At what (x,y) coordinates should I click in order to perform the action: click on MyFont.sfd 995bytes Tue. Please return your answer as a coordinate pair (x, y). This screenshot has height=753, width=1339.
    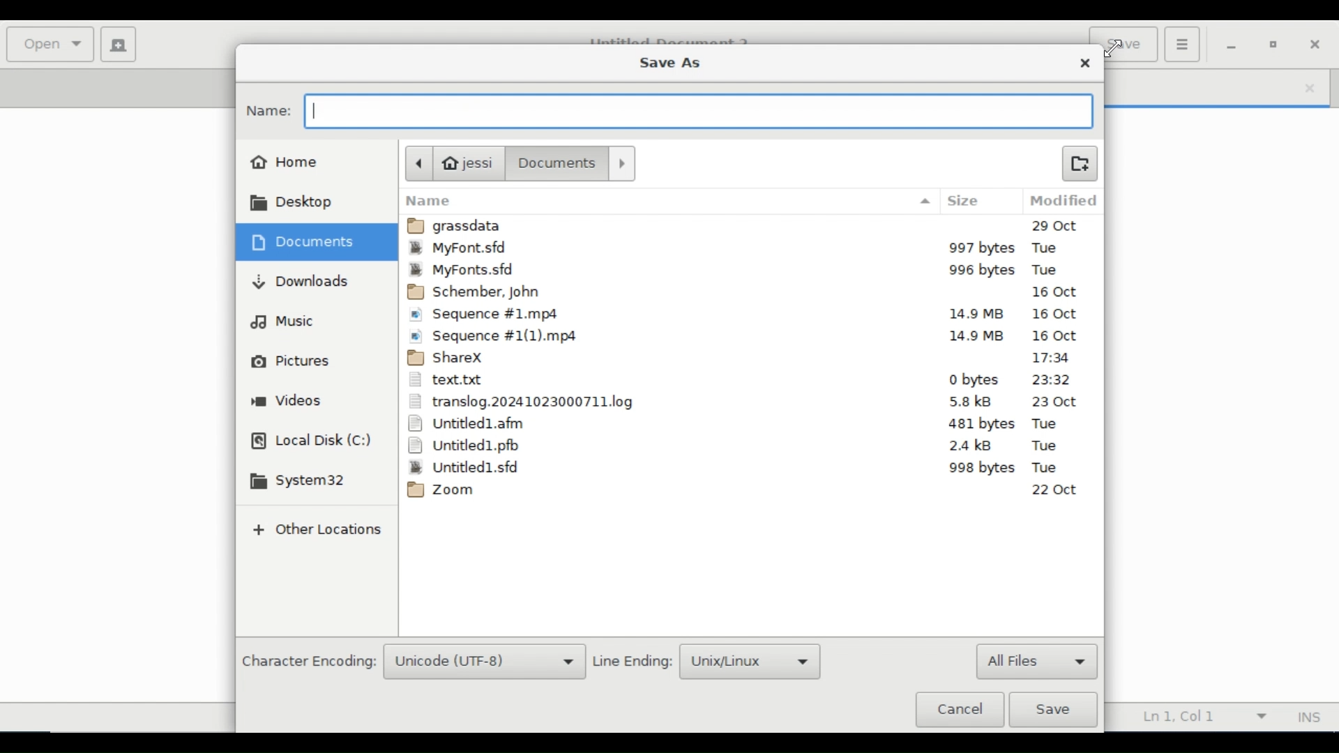
    Looking at the image, I should click on (751, 271).